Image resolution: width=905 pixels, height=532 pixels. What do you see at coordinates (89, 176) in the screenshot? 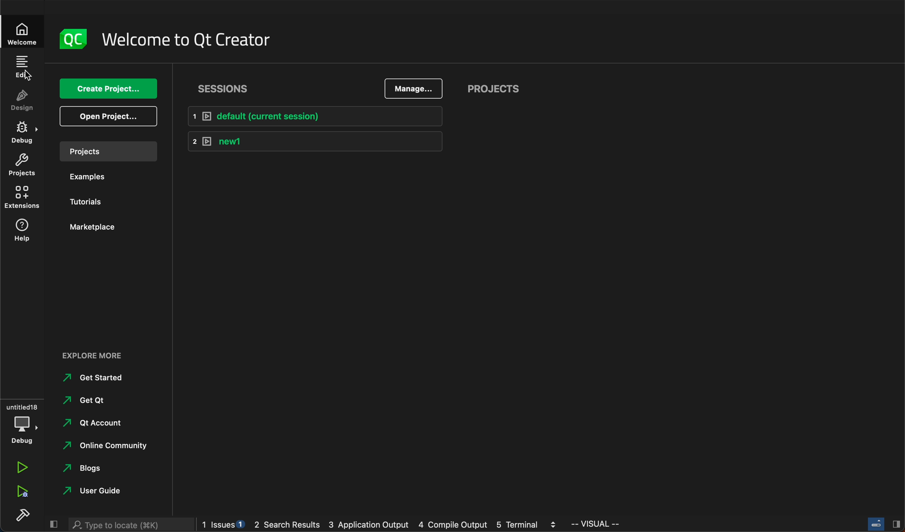
I see `examples` at bounding box center [89, 176].